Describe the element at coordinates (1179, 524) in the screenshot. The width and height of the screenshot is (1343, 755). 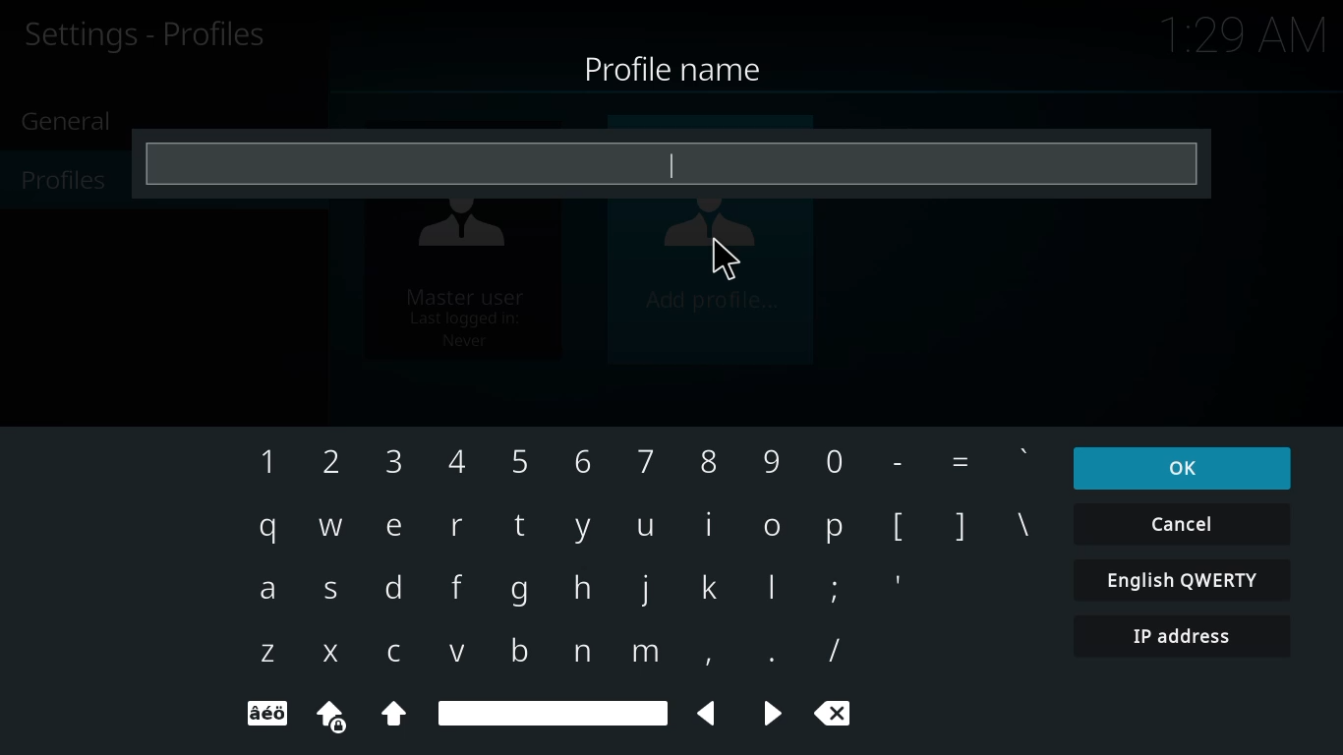
I see `cancel` at that location.